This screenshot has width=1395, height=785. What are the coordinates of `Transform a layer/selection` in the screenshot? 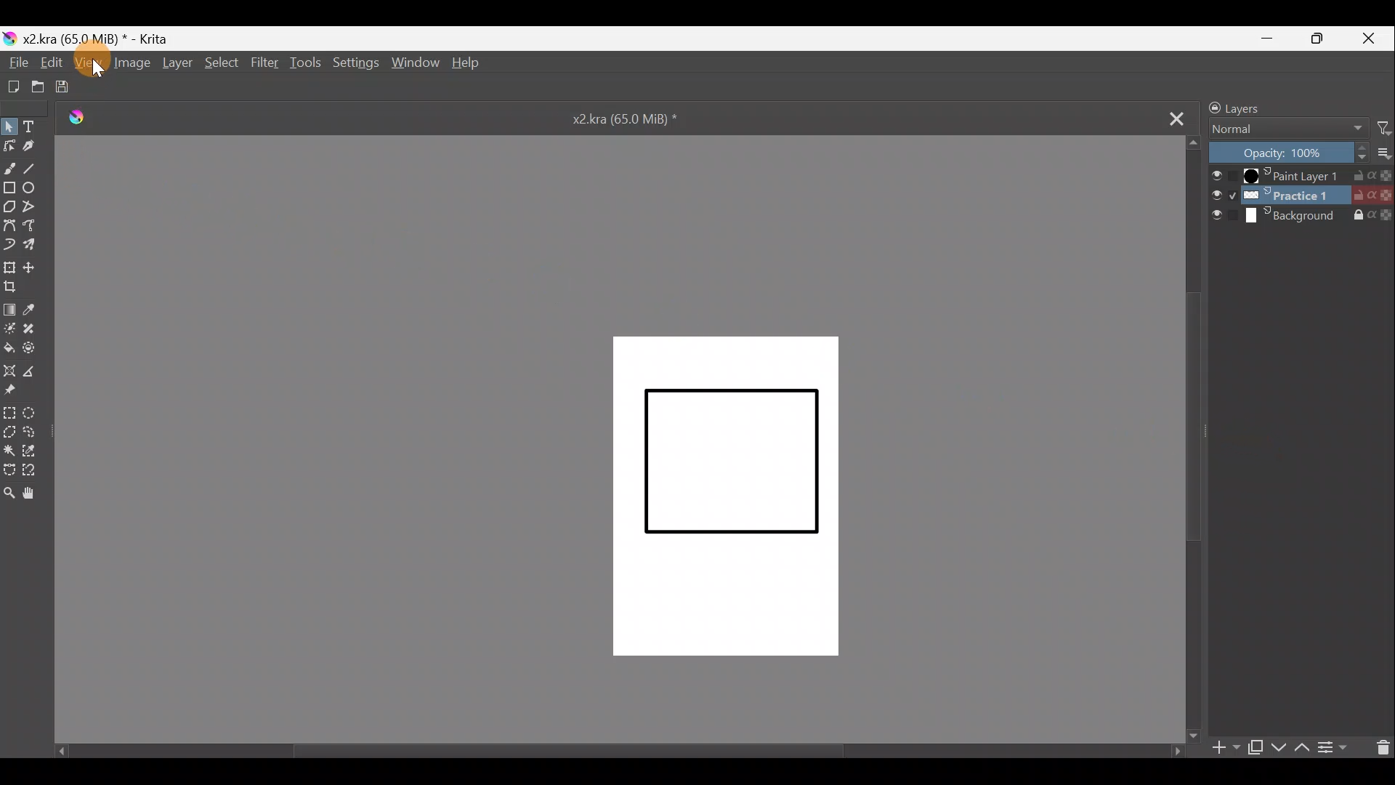 It's located at (10, 268).